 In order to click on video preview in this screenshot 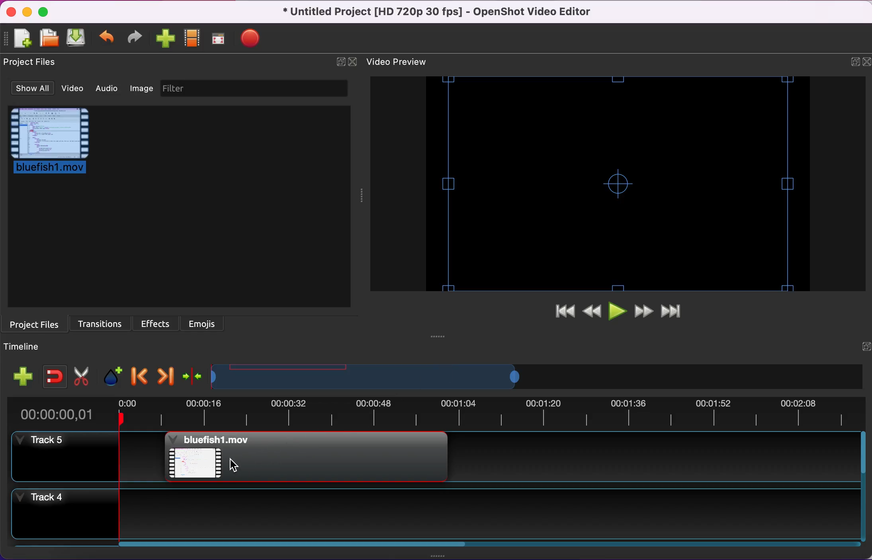, I will do `click(624, 187)`.